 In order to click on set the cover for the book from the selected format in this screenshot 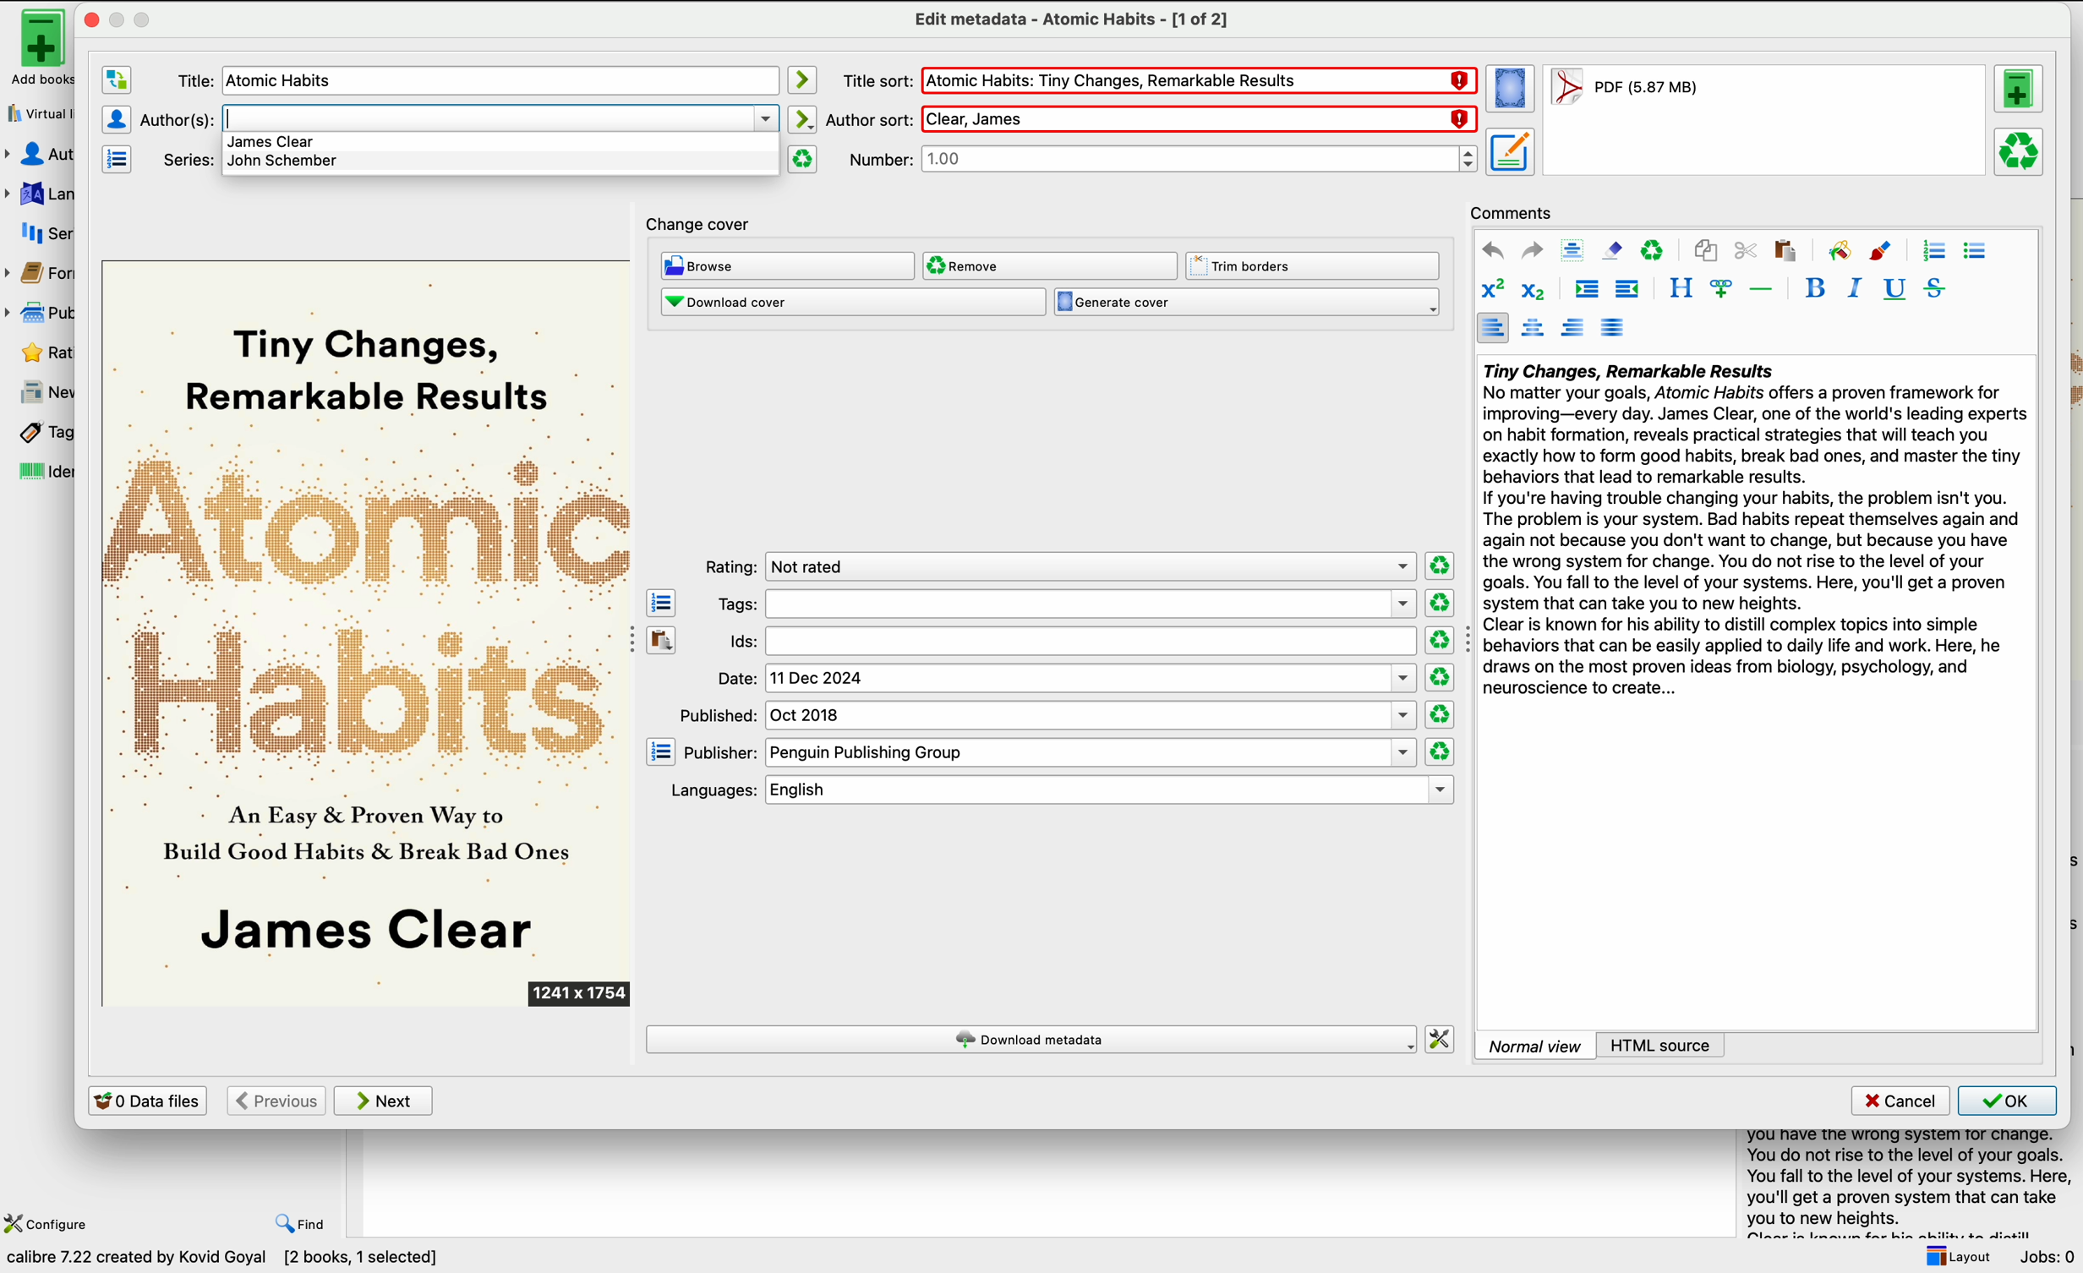, I will do `click(1512, 90)`.